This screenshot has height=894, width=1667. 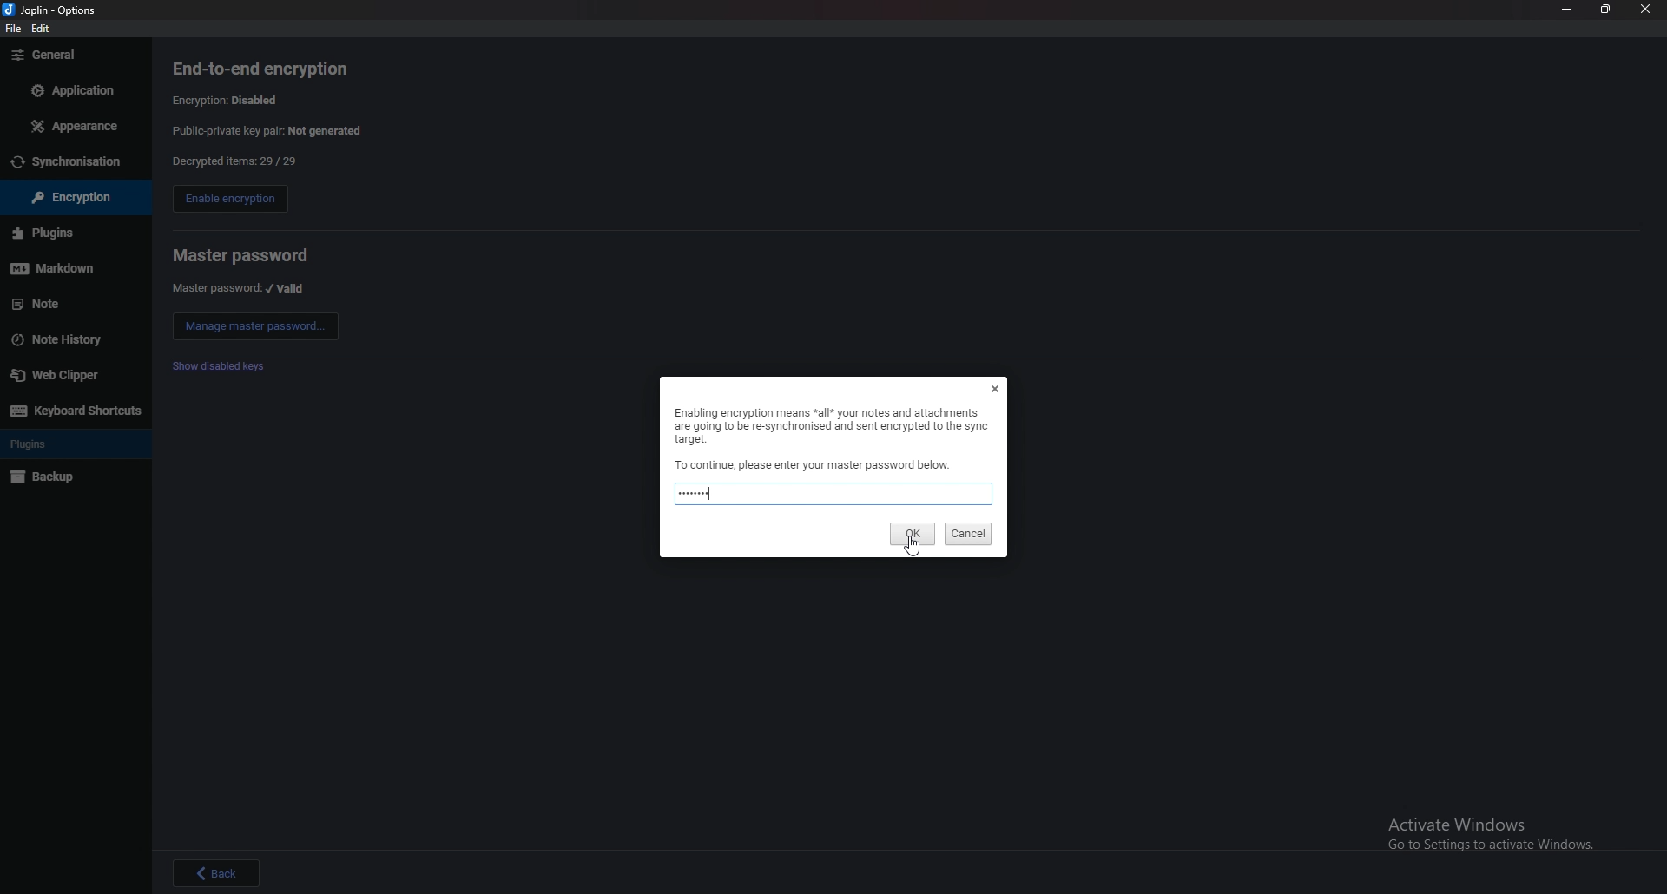 I want to click on , so click(x=1604, y=11).